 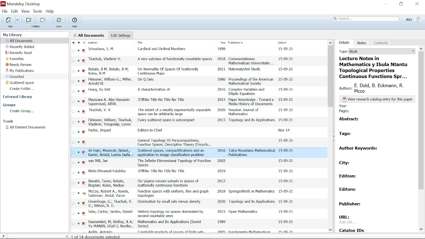 What do you see at coordinates (78, 42) in the screenshot?
I see `Mark as read / unread` at bounding box center [78, 42].